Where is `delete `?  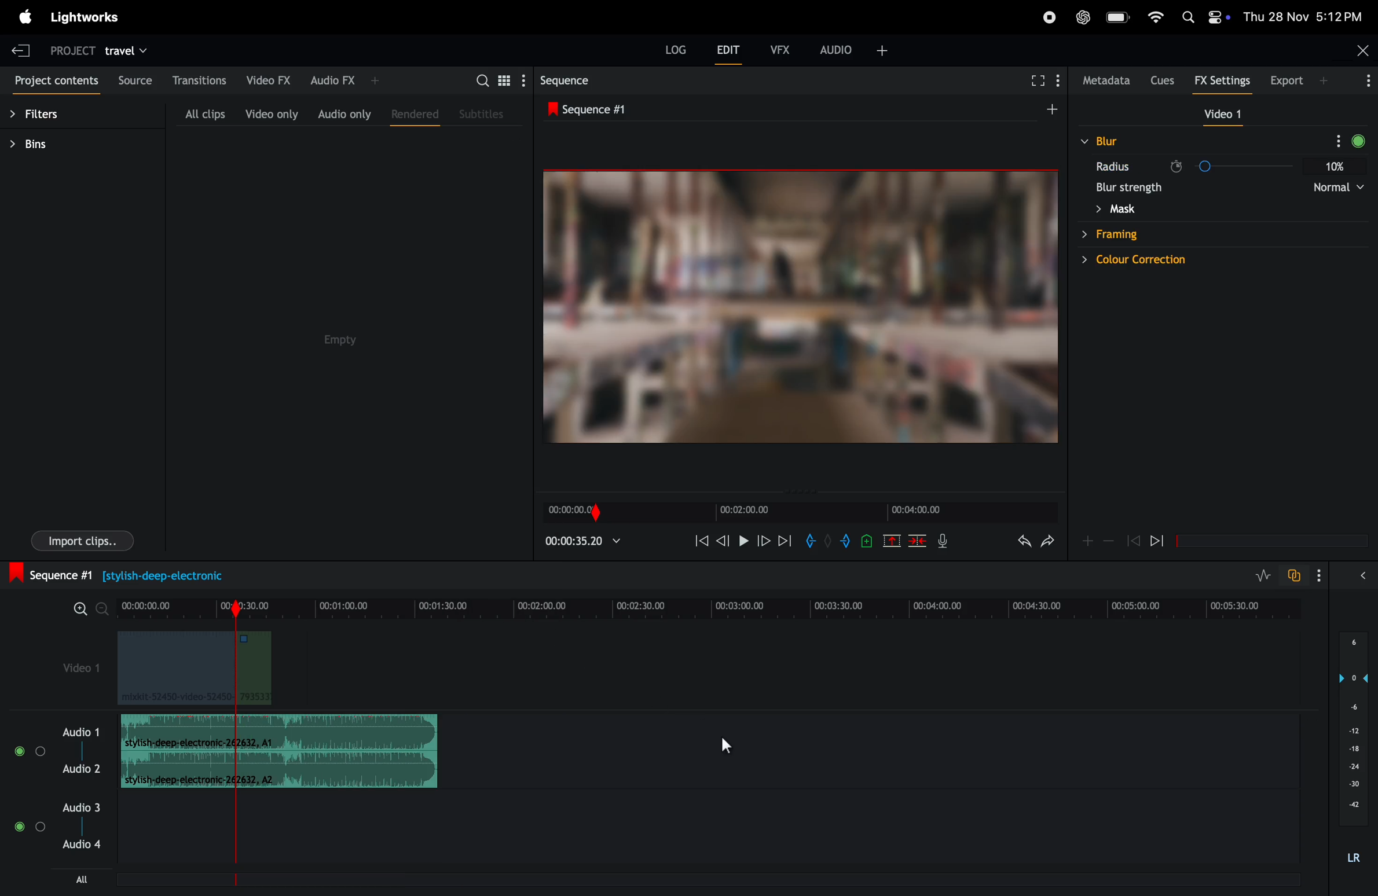
delete  is located at coordinates (918, 543).